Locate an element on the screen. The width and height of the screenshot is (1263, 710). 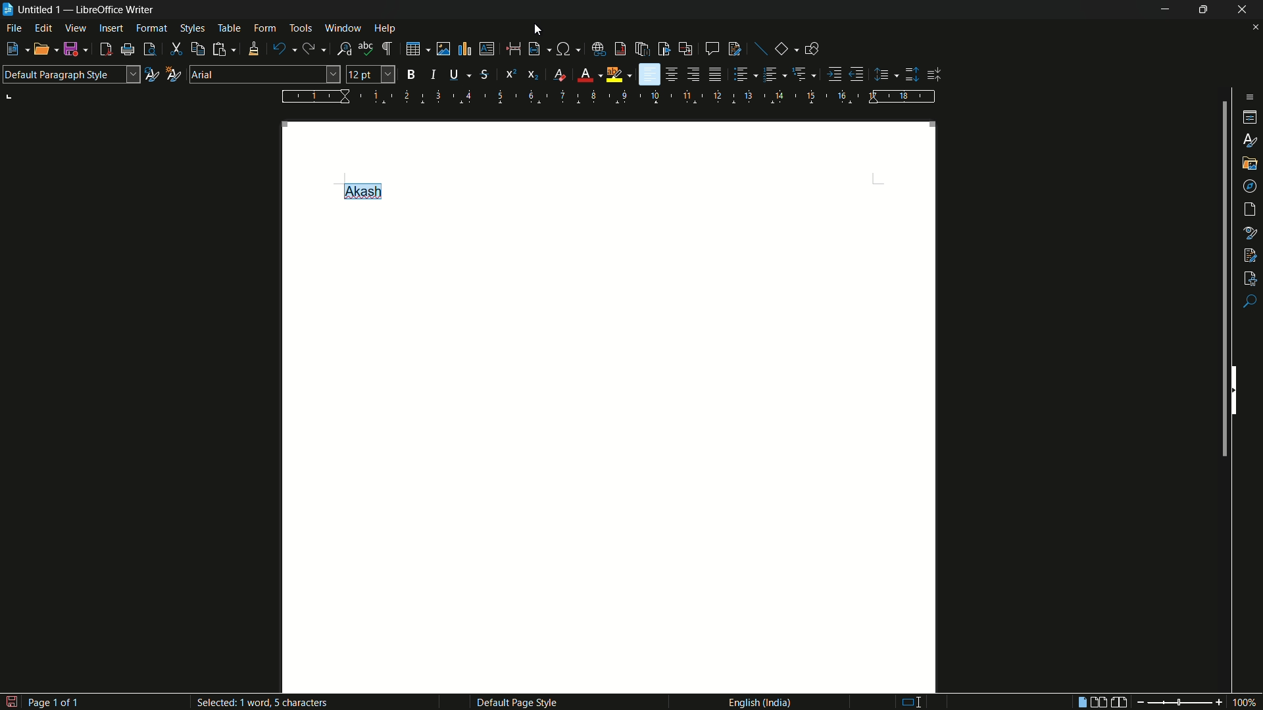
insert image is located at coordinates (437, 48).